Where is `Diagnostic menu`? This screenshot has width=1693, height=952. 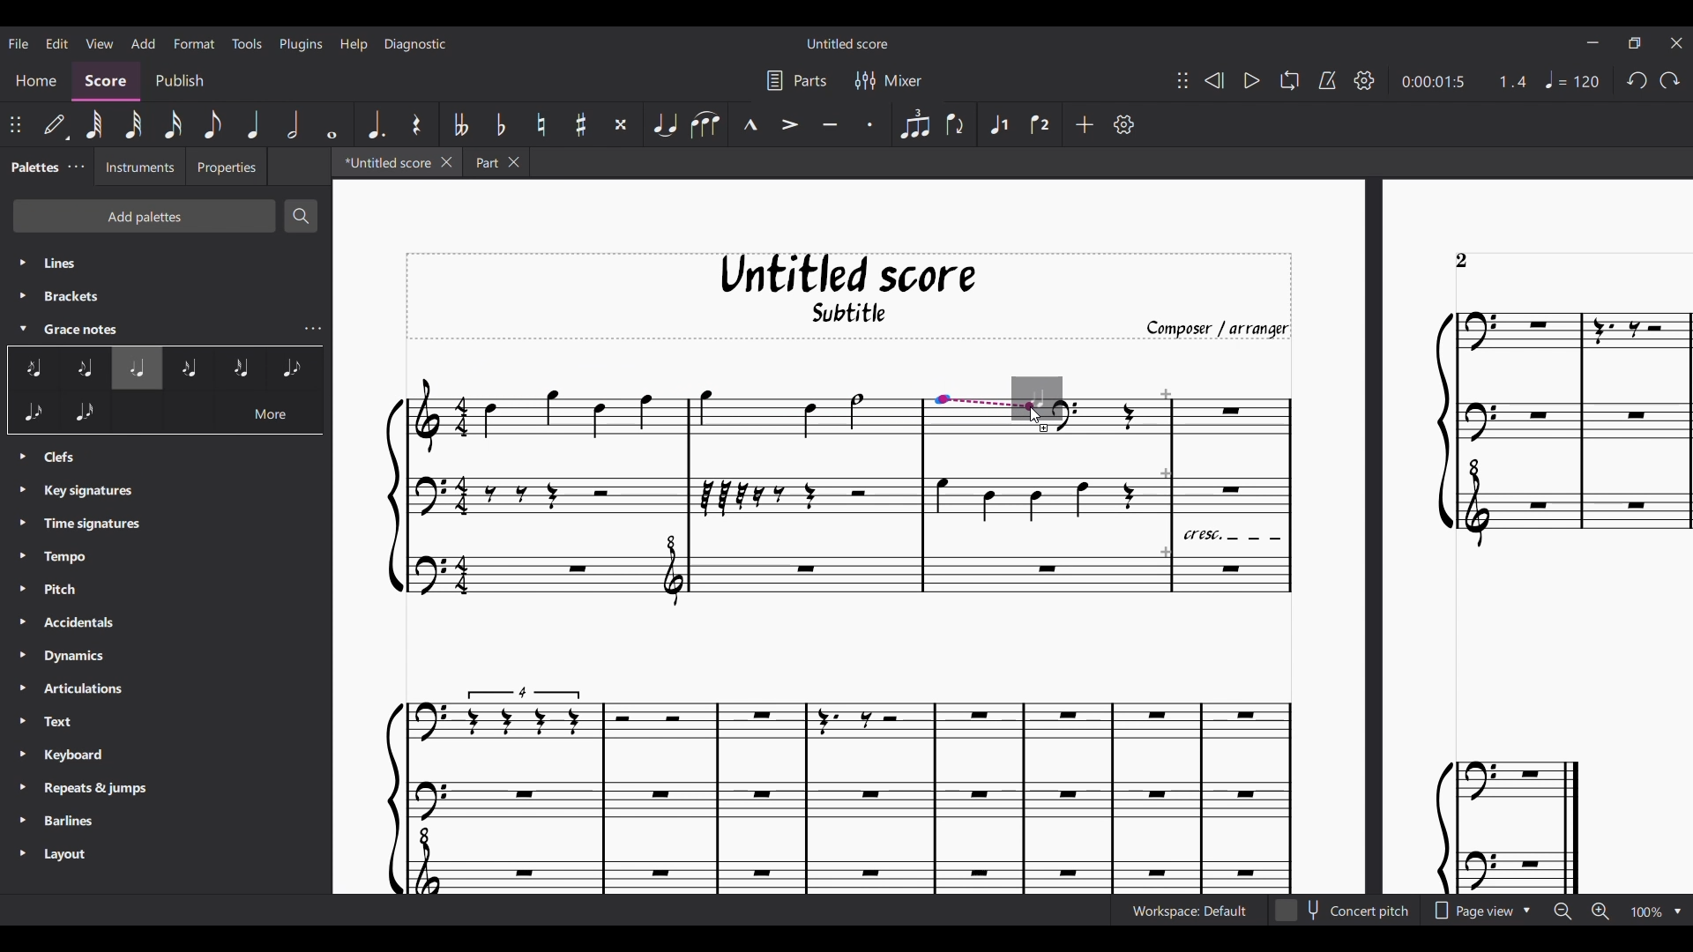
Diagnostic menu is located at coordinates (414, 44).